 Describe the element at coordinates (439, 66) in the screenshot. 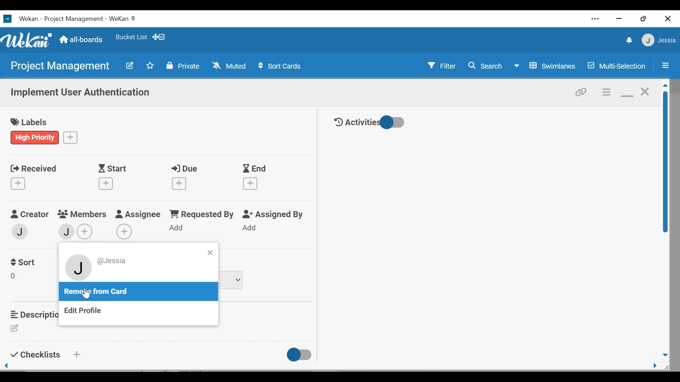

I see ` Filter` at that location.